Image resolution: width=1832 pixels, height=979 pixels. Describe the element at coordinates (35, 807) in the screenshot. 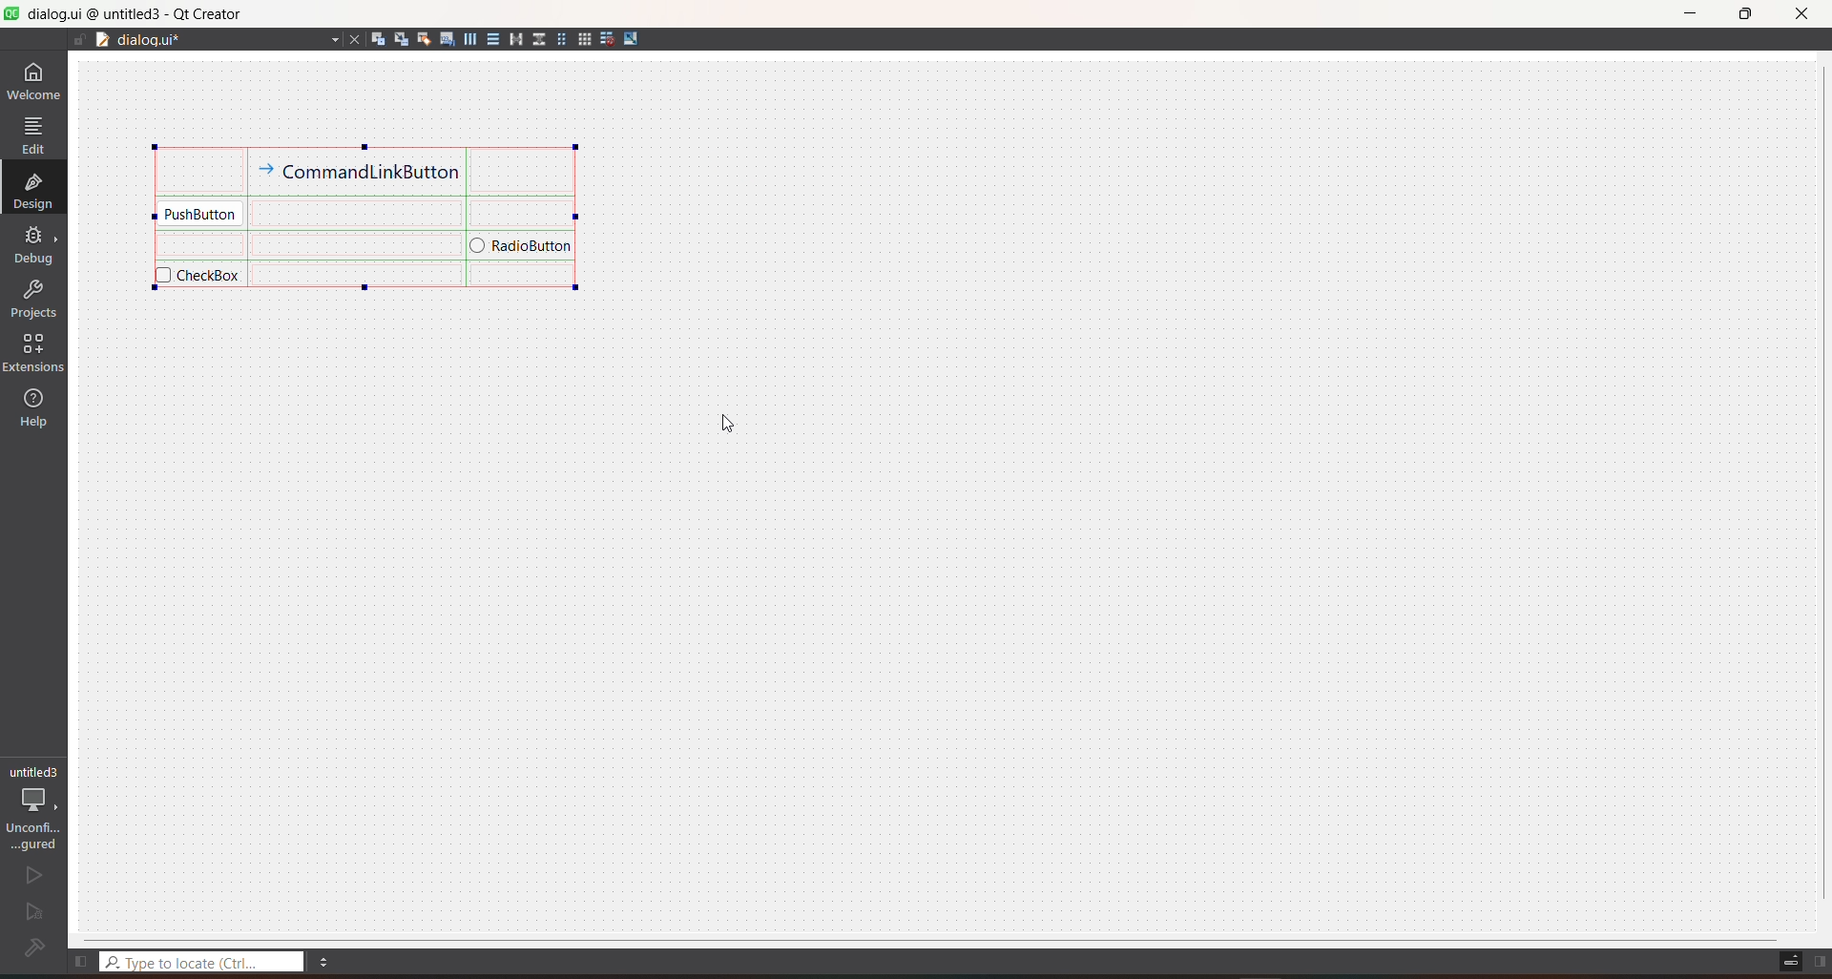

I see `project configuration` at that location.